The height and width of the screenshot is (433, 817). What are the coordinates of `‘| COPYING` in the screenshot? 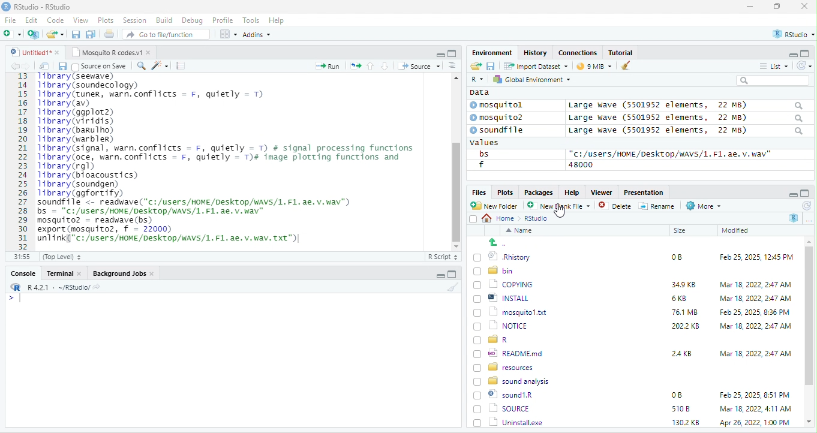 It's located at (503, 284).